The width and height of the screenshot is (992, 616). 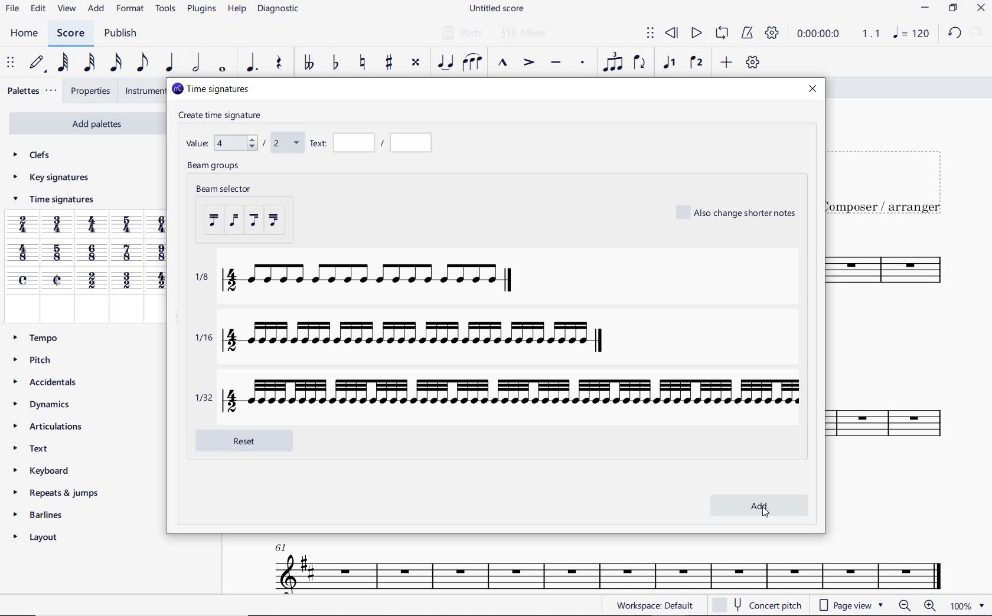 What do you see at coordinates (44, 404) in the screenshot?
I see `DYNAMICS` at bounding box center [44, 404].